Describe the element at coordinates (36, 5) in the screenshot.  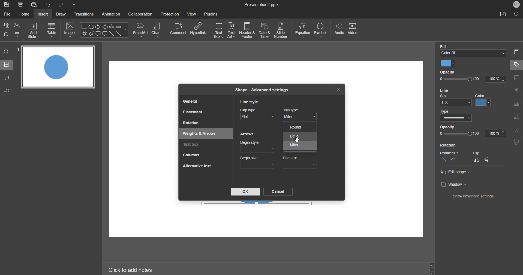
I see `Quick Print` at that location.